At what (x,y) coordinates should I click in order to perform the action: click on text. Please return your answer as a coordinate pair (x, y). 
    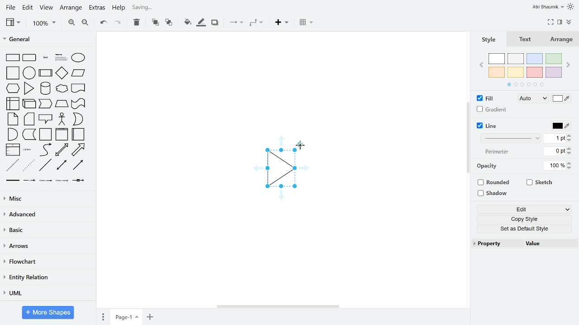
    Looking at the image, I should click on (526, 39).